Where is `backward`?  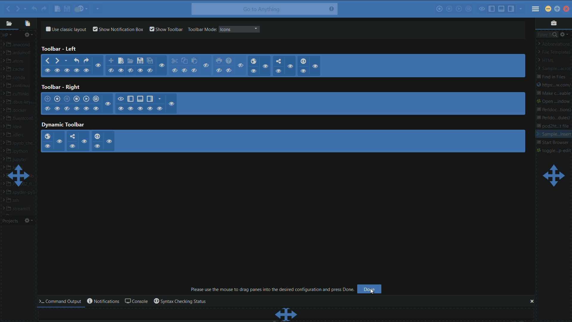
backward is located at coordinates (7, 9).